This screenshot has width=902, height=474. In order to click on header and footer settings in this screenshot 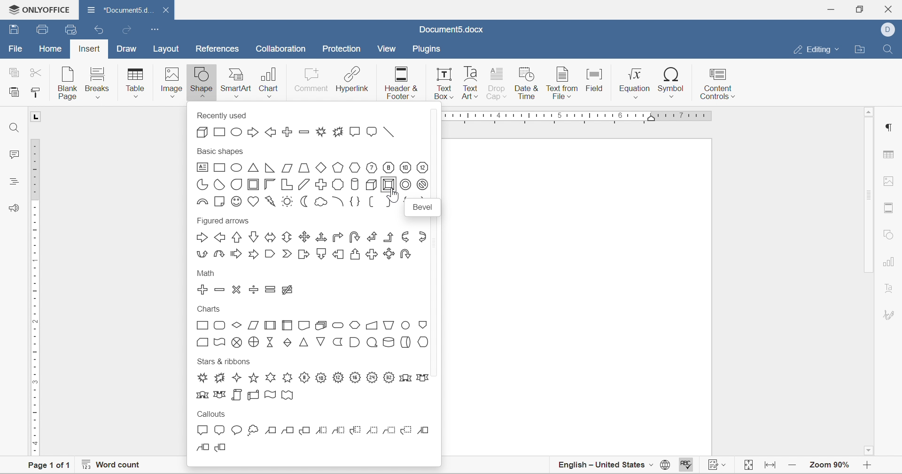, I will do `click(889, 210)`.